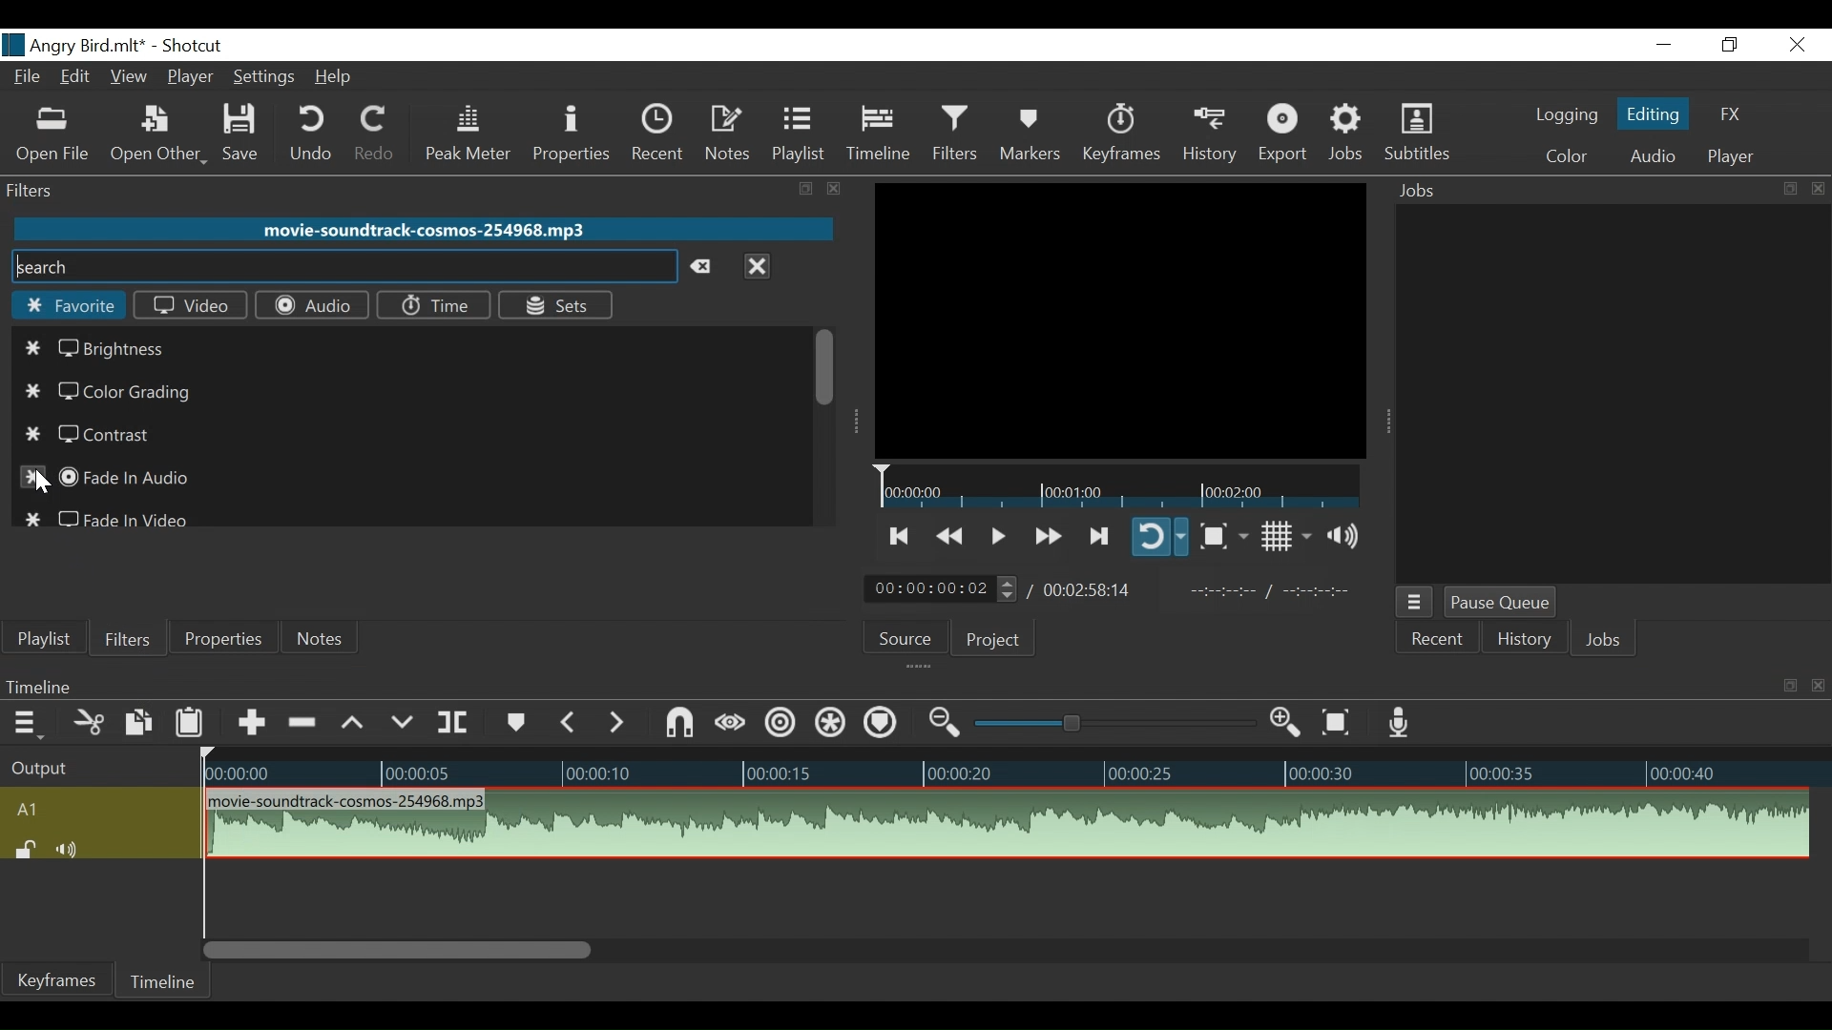  Describe the element at coordinates (53, 134) in the screenshot. I see `Open File` at that location.